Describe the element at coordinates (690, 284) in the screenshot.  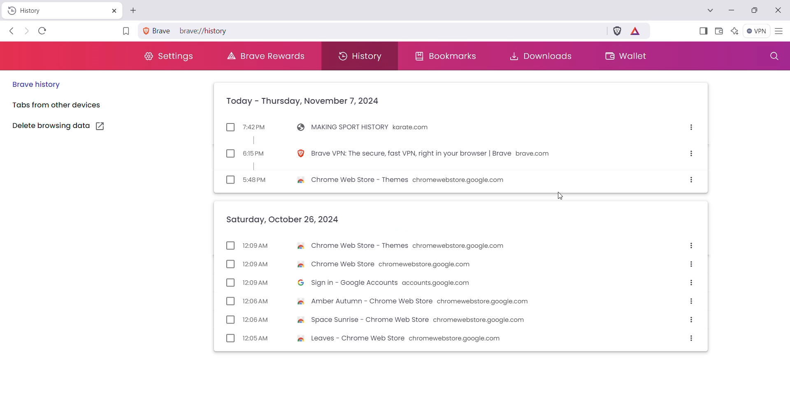
I see `More options` at that location.